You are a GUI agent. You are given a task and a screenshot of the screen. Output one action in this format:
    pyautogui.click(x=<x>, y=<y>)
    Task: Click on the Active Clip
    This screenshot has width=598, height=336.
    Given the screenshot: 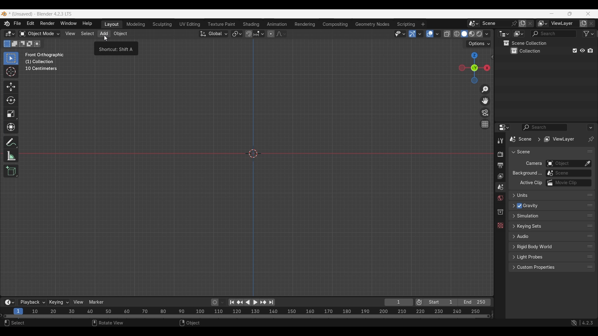 What is the action you would take?
    pyautogui.click(x=530, y=183)
    